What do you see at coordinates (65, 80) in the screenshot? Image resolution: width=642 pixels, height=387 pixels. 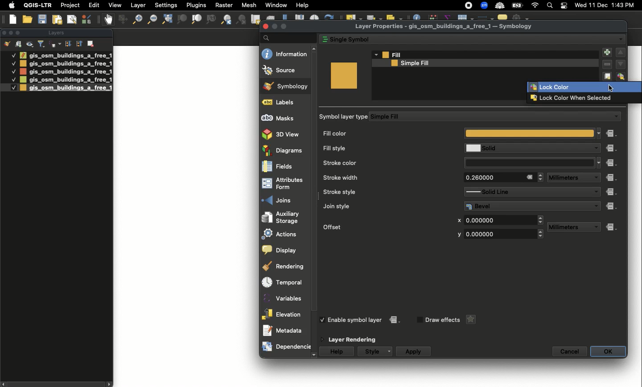 I see `gis_osm_buildings_a_free_1` at bounding box center [65, 80].